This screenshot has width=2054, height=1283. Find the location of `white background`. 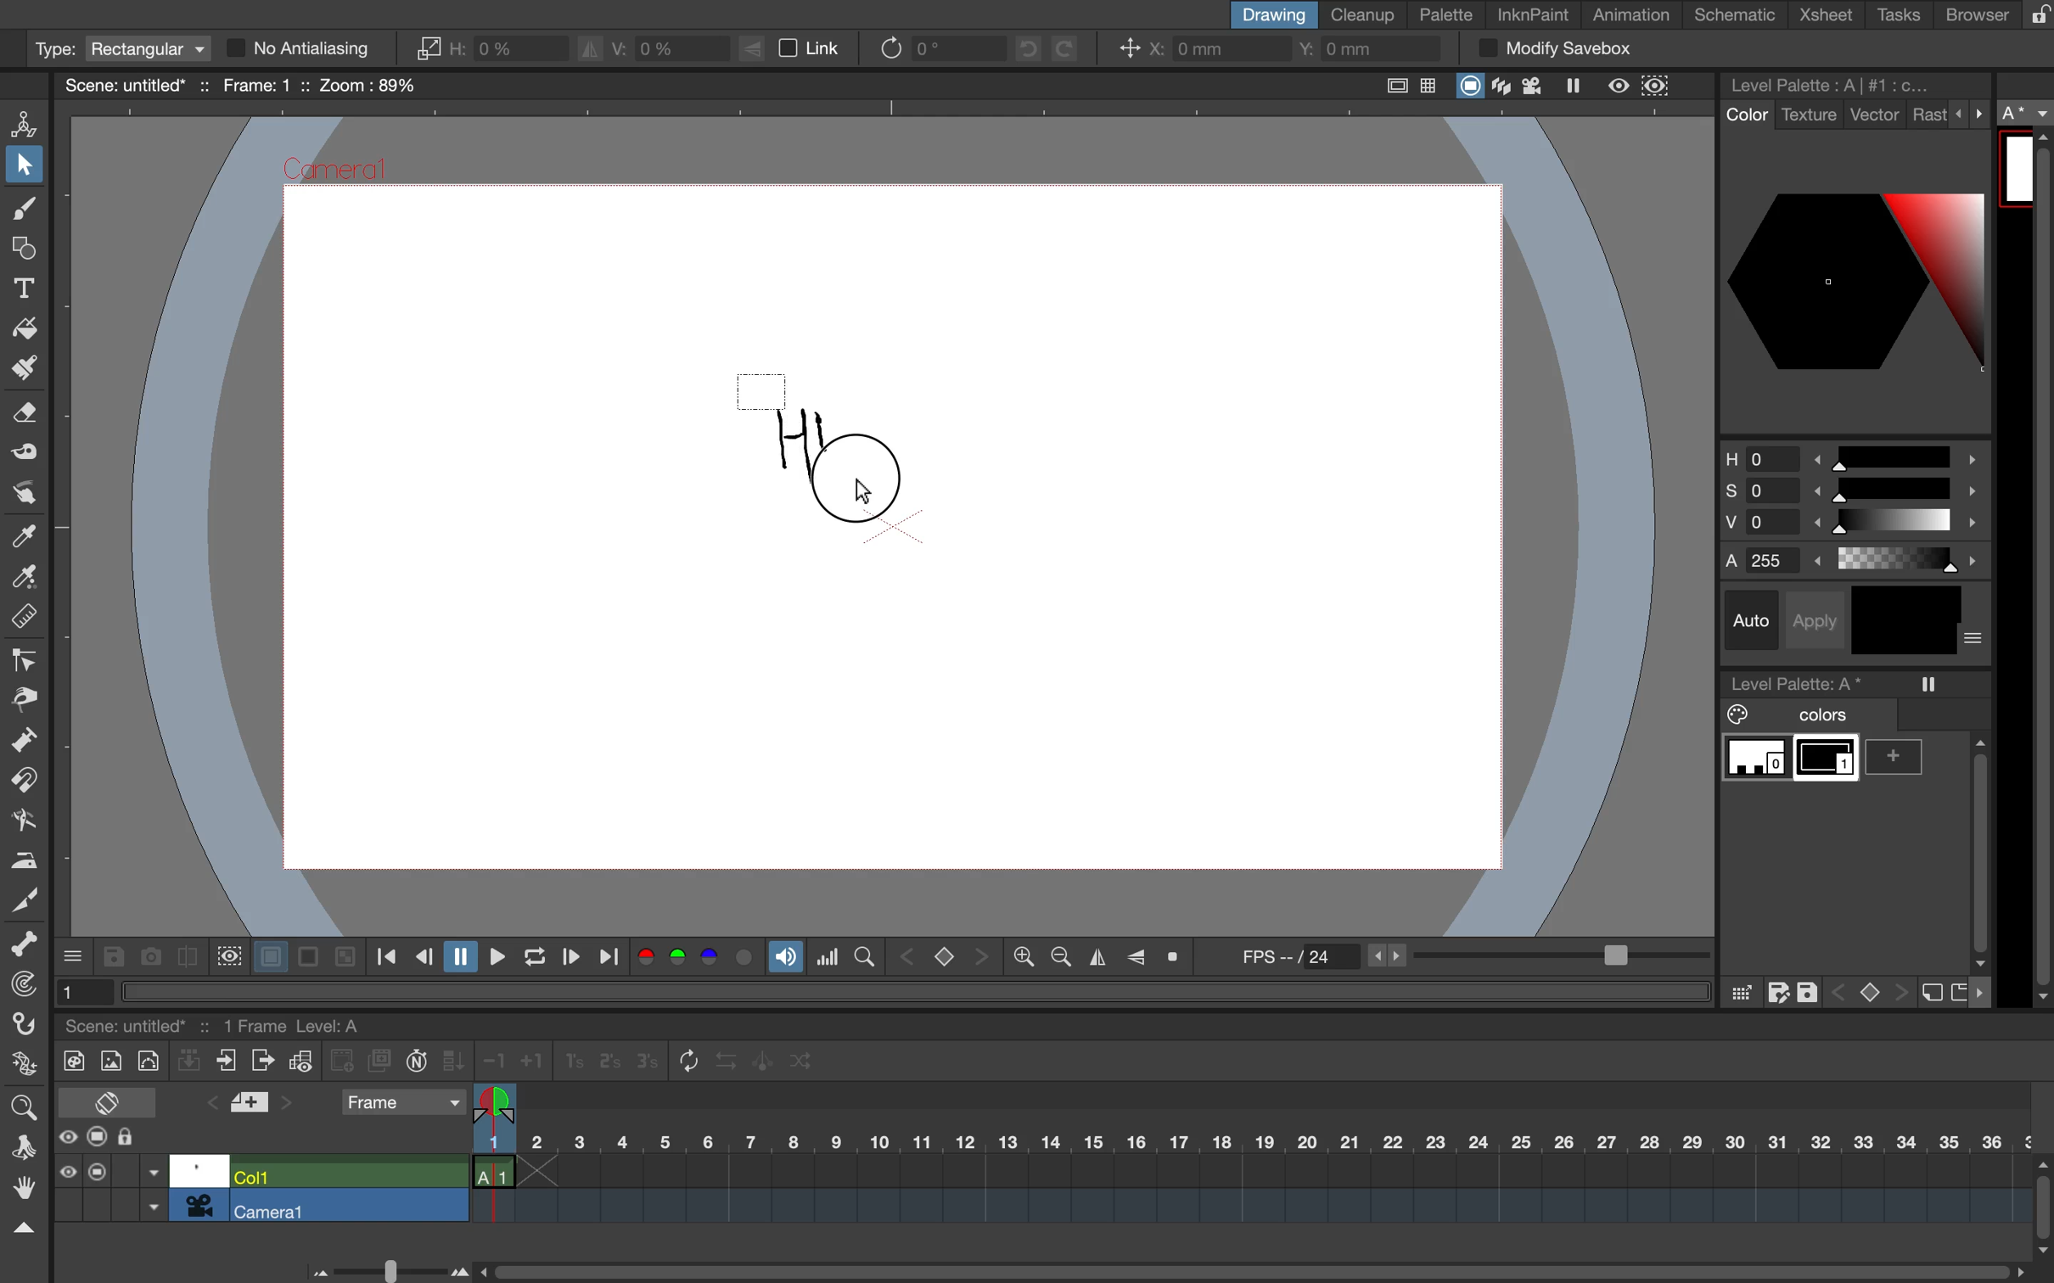

white background is located at coordinates (267, 953).